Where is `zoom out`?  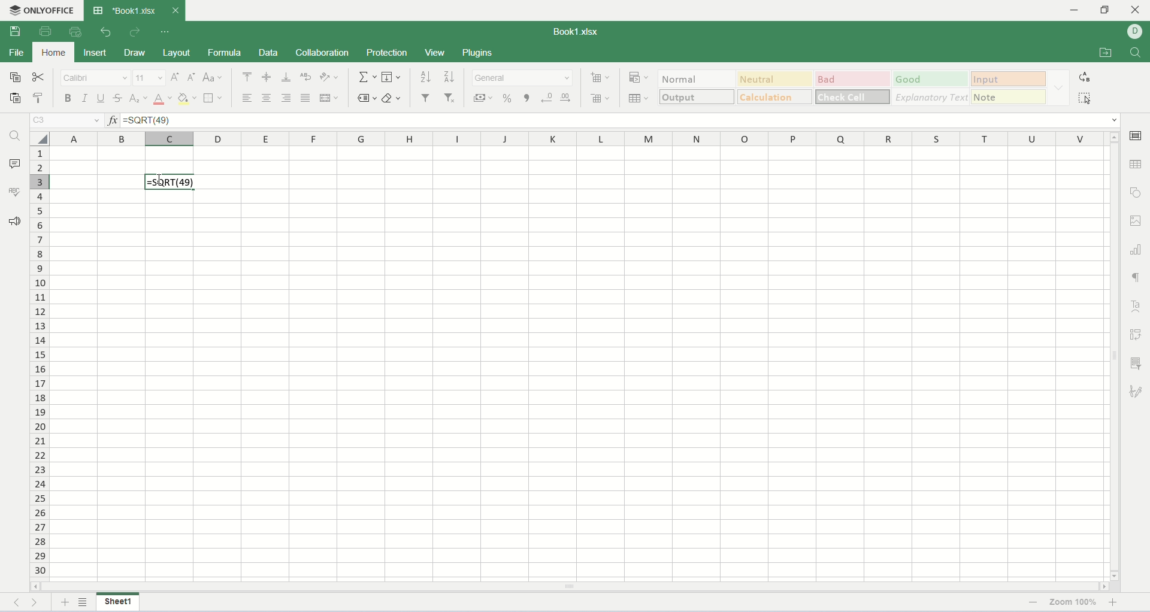
zoom out is located at coordinates (1033, 602).